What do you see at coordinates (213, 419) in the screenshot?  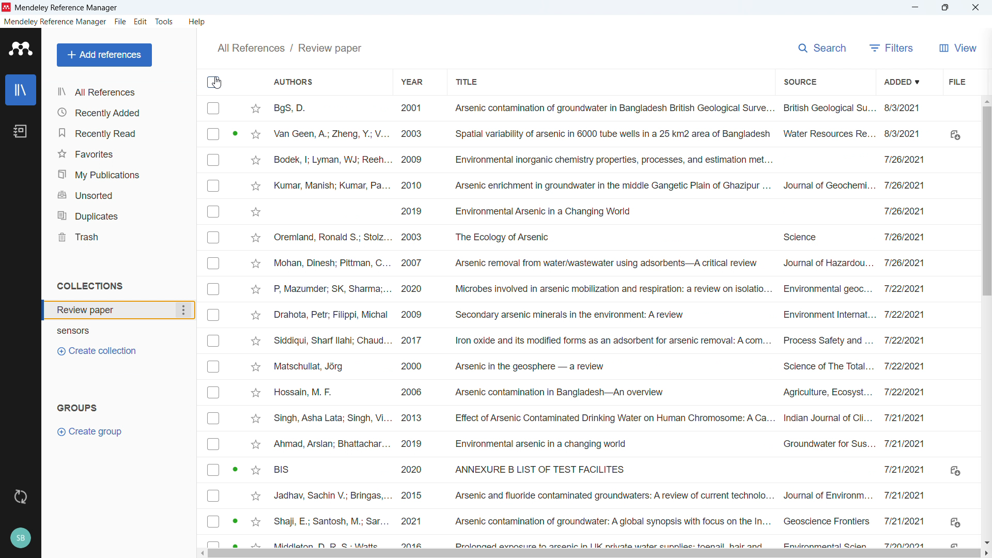 I see `Select respective publication` at bounding box center [213, 419].